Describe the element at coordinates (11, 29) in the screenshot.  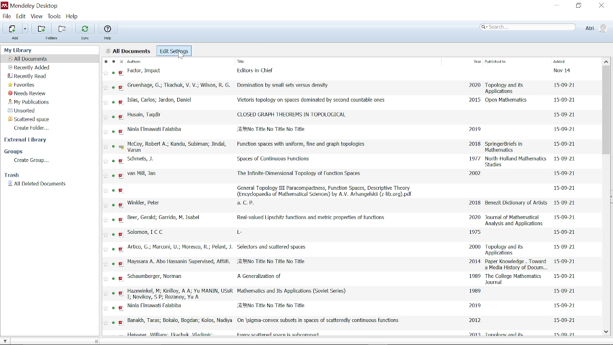
I see `Add files` at that location.